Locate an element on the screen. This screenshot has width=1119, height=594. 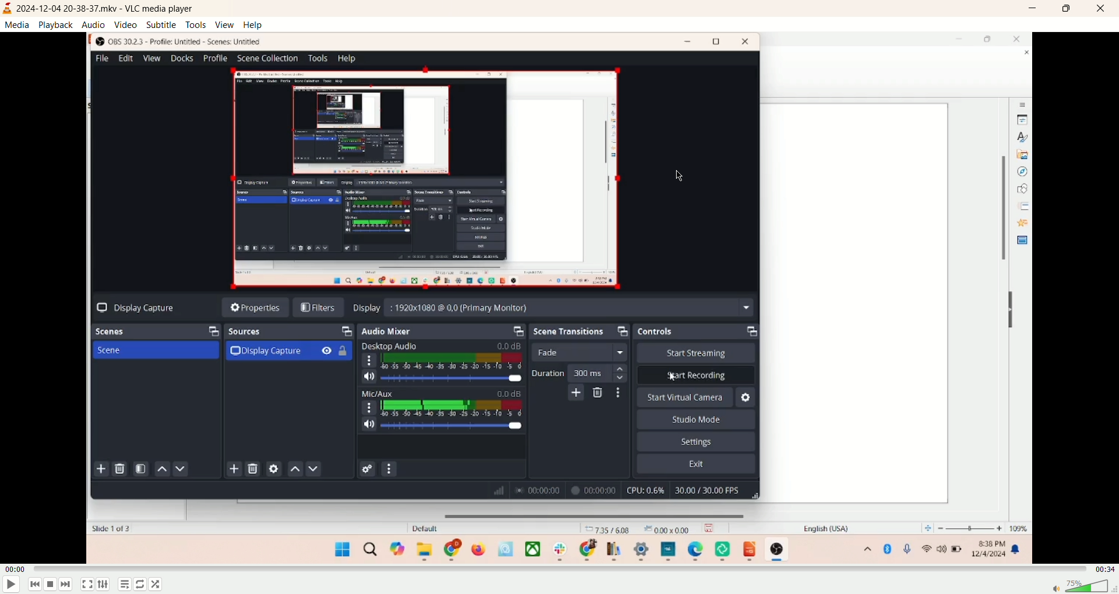
full screen is located at coordinates (86, 584).